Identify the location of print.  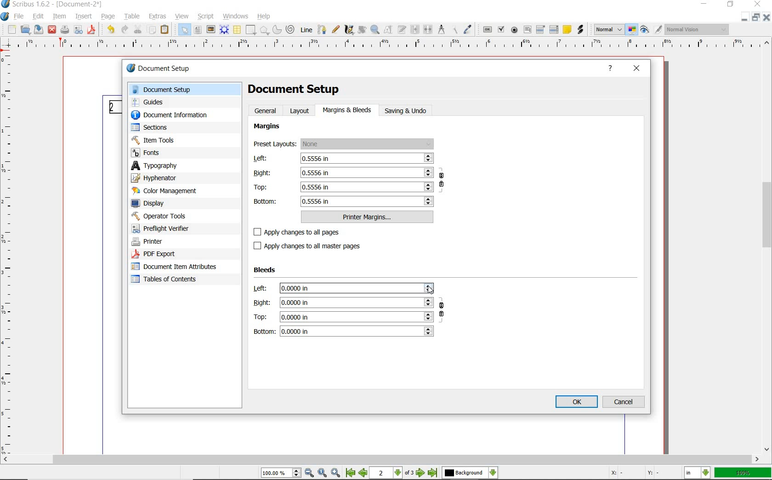
(64, 29).